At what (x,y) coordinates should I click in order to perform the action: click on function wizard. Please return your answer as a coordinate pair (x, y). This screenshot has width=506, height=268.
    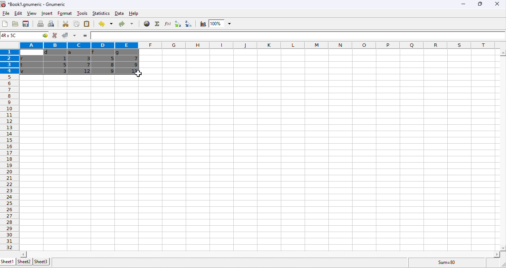
    Looking at the image, I should click on (167, 23).